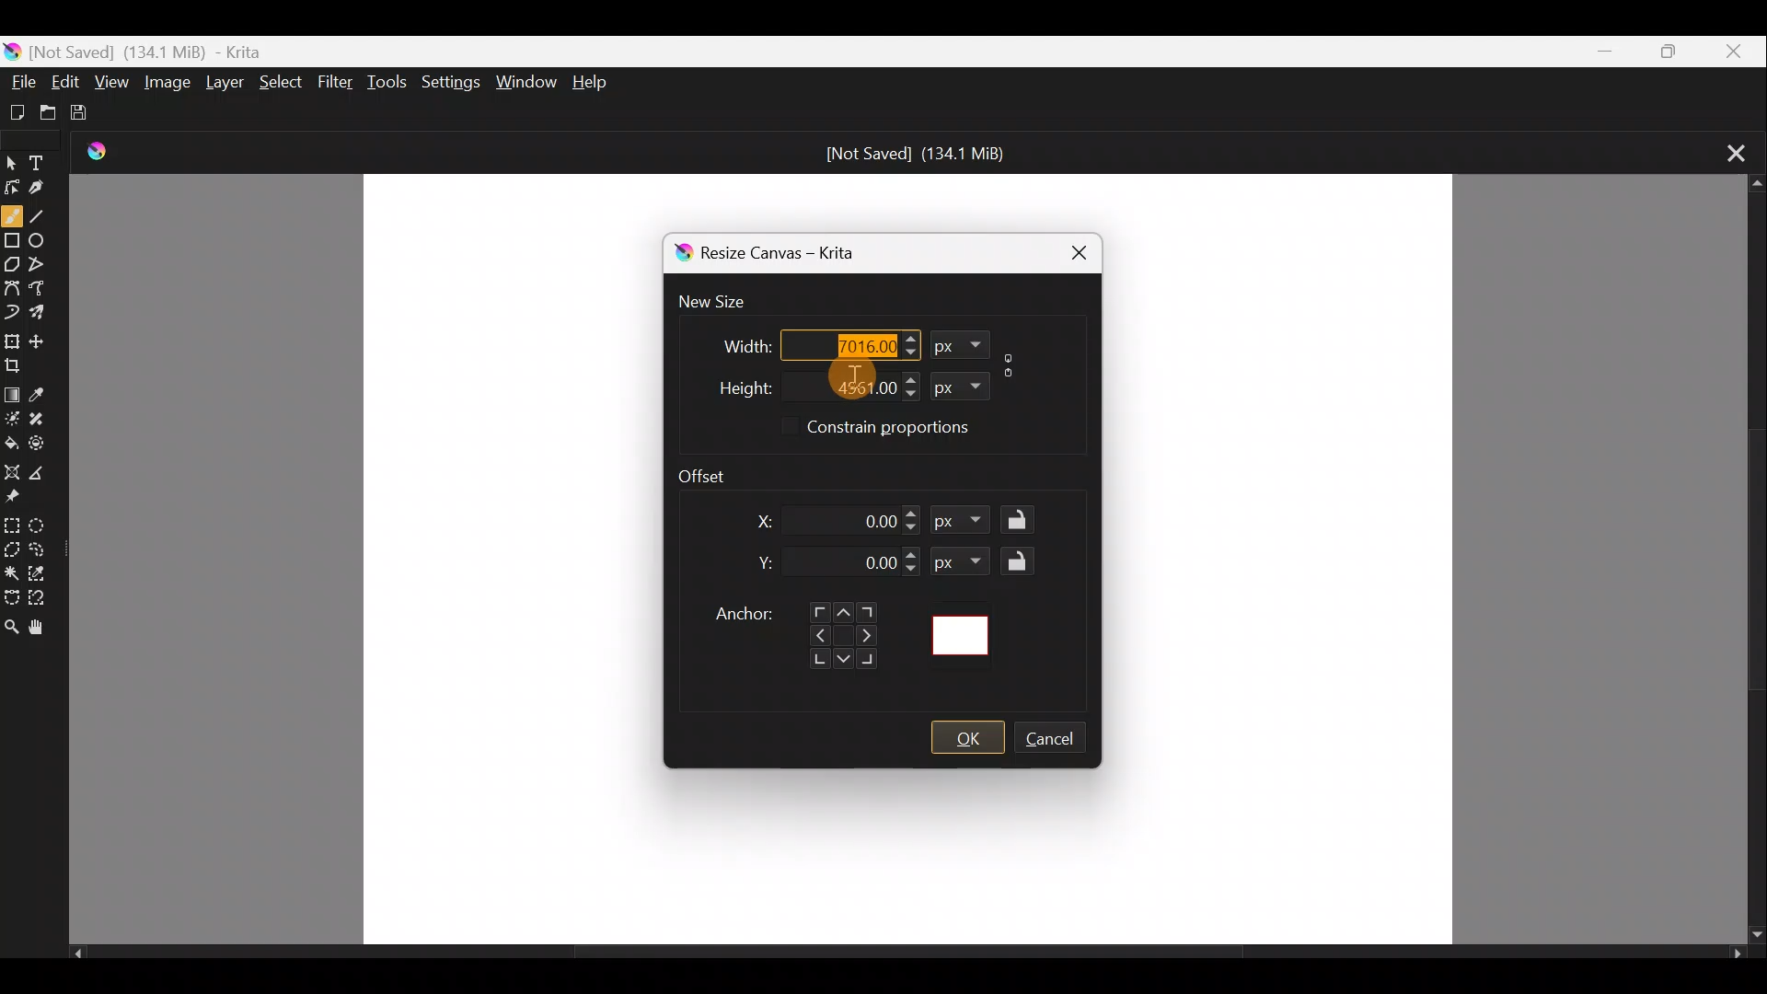 This screenshot has width=1767, height=994. Describe the element at coordinates (21, 78) in the screenshot. I see `File` at that location.